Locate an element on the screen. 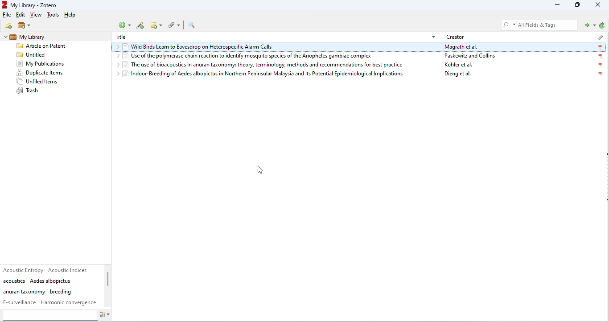 This screenshot has height=322, width=609. Indoor-Breeding of Aedes albopictus in Northern Peninsular Malaysia and Its Potential Epidemiological Implications is located at coordinates (263, 74).